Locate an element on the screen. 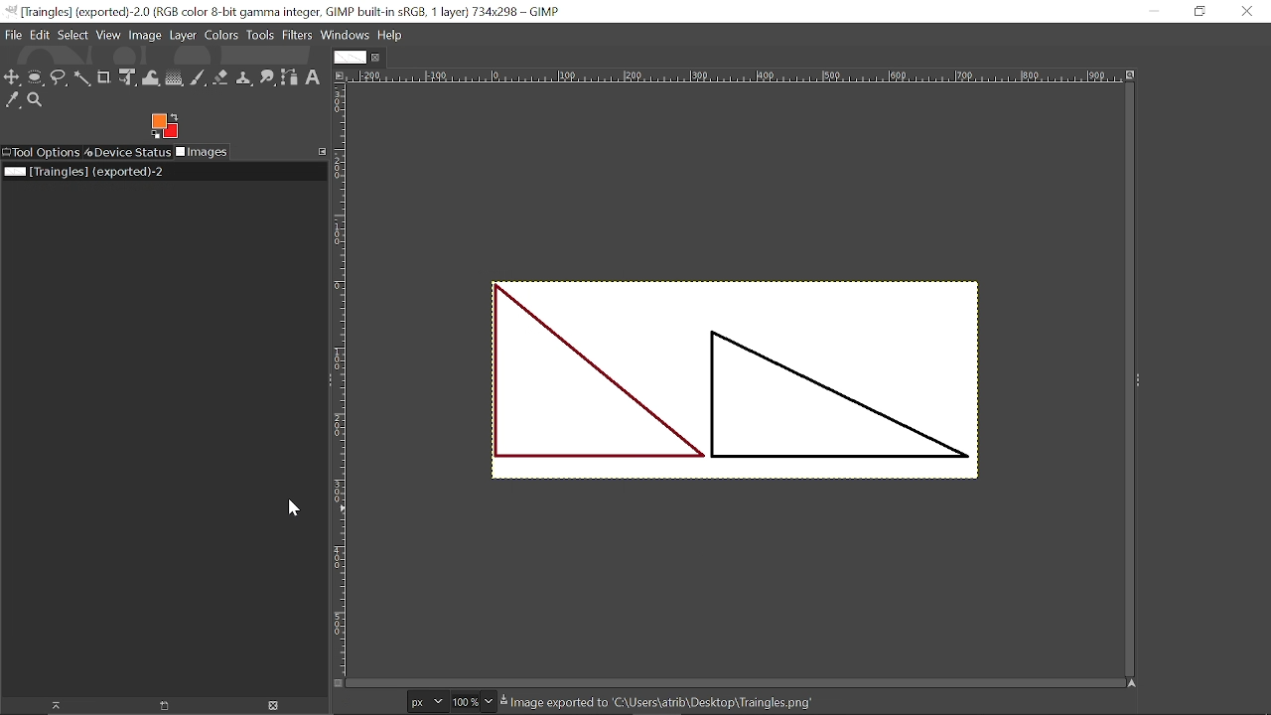 The height and width of the screenshot is (715, 1271). File is located at coordinates (13, 35).